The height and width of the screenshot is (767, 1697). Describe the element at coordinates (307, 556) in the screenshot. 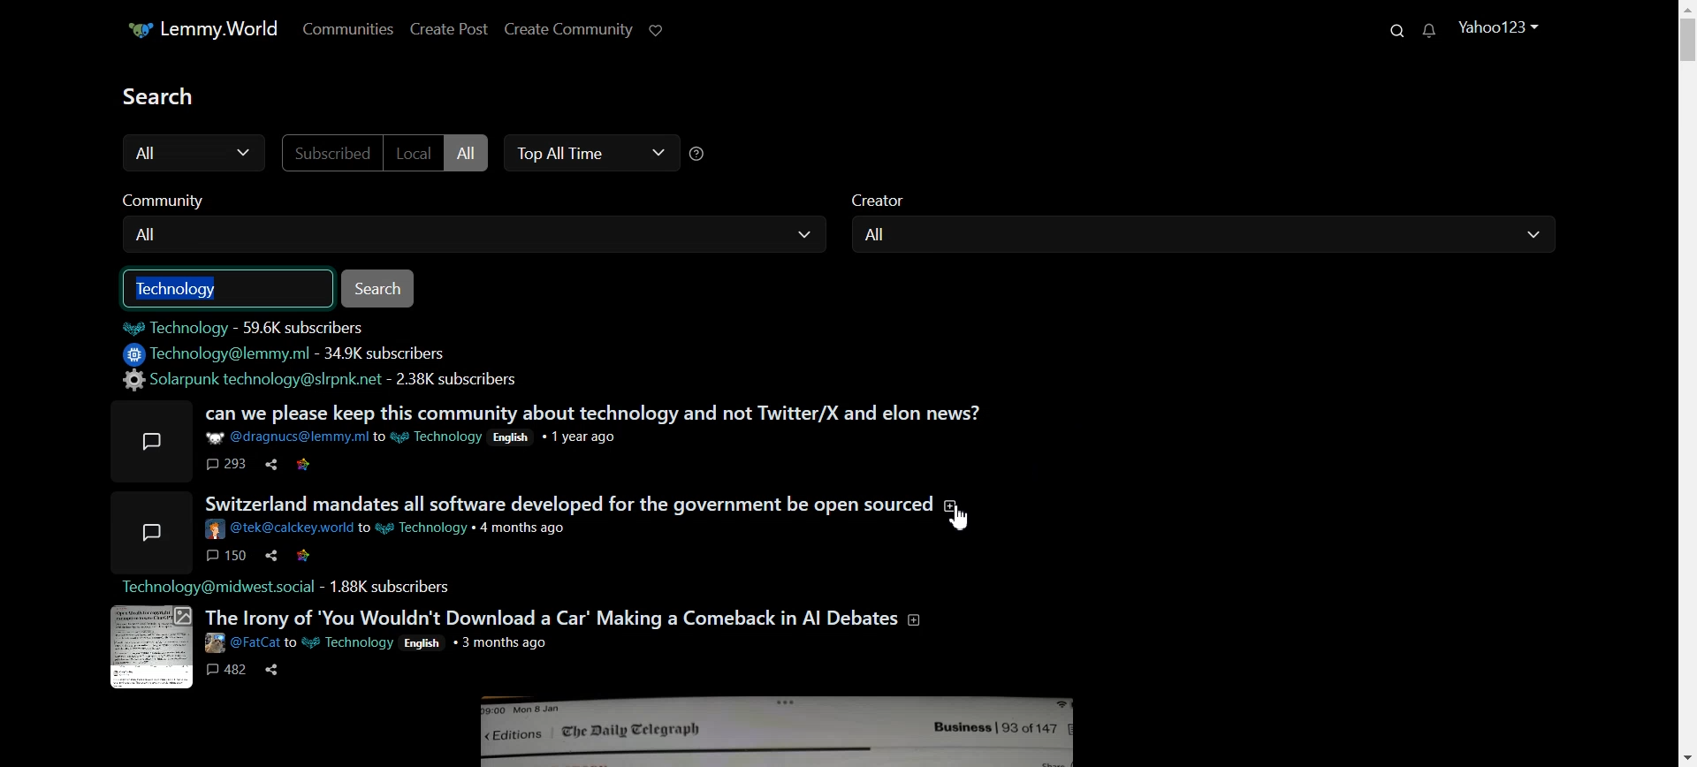

I see `link` at that location.